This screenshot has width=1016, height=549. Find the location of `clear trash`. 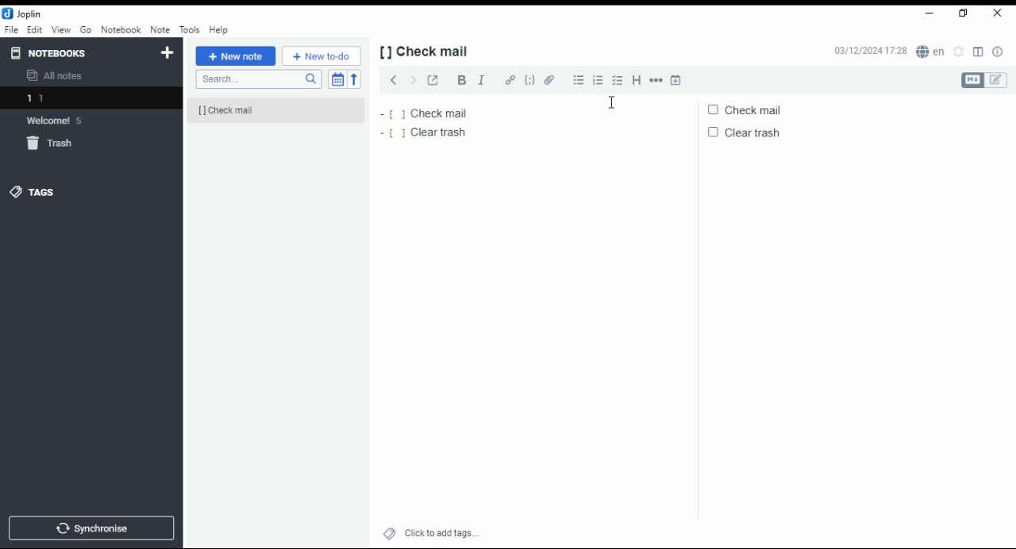

clear trash is located at coordinates (429, 135).